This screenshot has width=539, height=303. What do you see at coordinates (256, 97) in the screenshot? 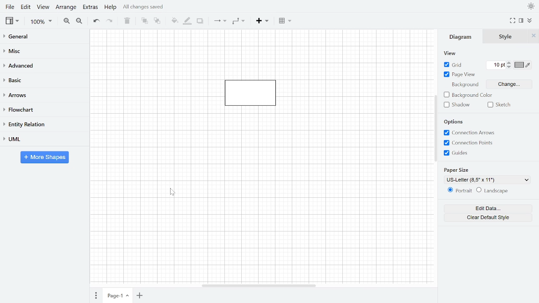
I see `Current diagram` at bounding box center [256, 97].